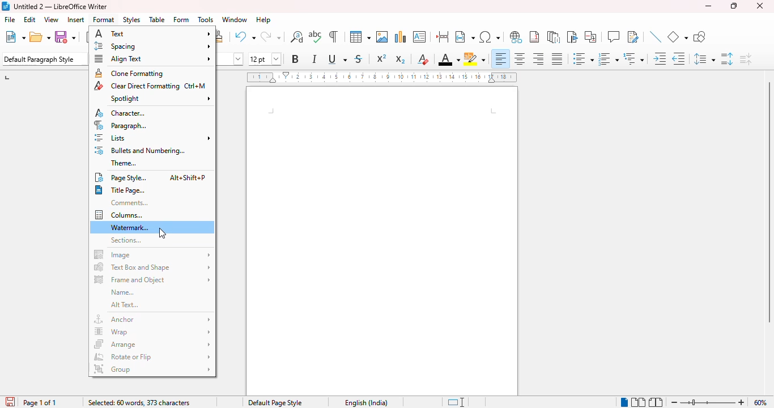 Image resolution: width=774 pixels, height=408 pixels. Describe the element at coordinates (489, 37) in the screenshot. I see `insert special characters` at that location.